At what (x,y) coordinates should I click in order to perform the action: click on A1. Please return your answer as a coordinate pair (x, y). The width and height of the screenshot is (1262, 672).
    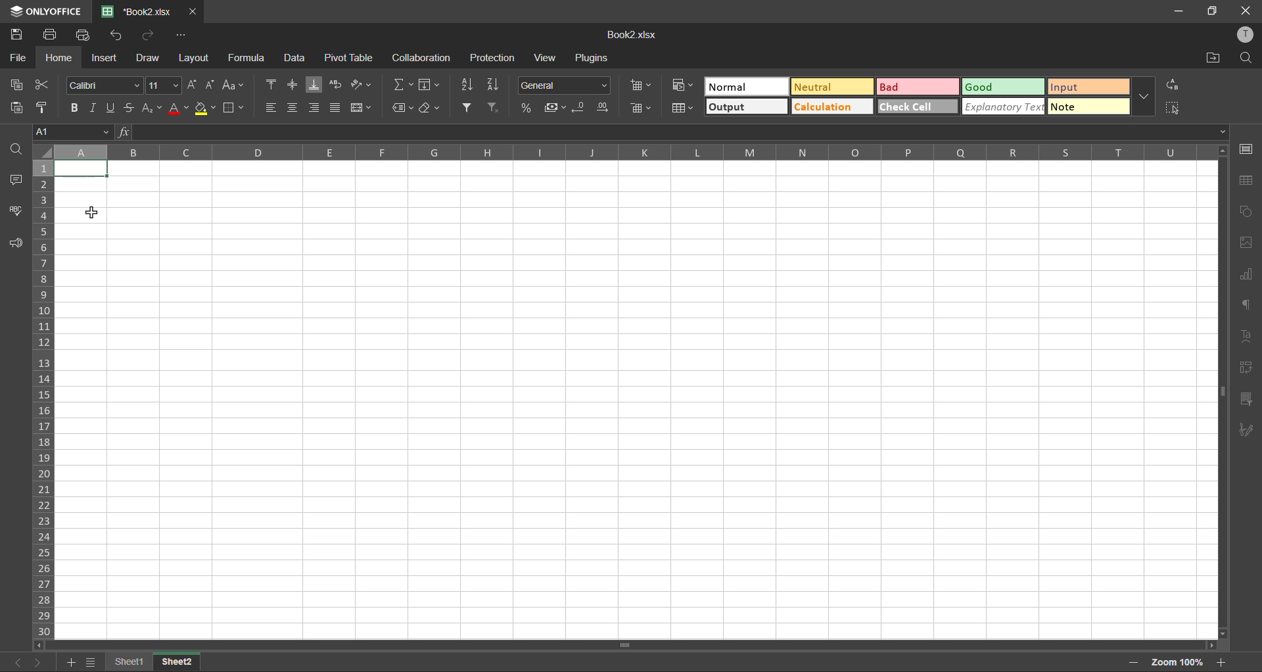
    Looking at the image, I should click on (71, 133).